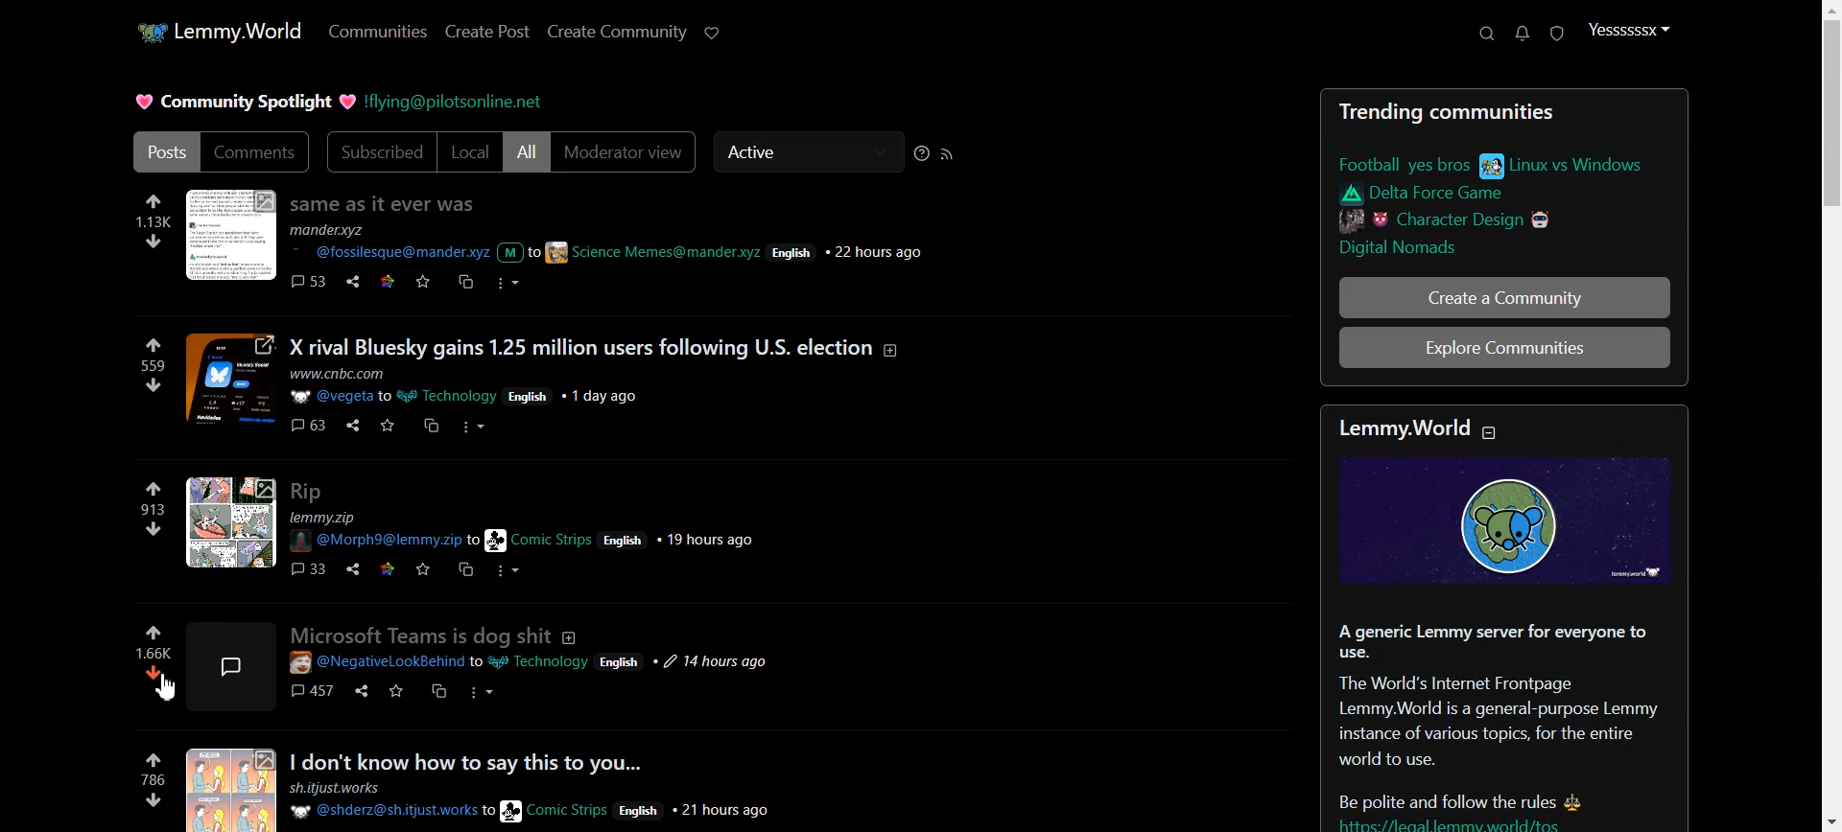  I want to click on post details, so click(476, 386).